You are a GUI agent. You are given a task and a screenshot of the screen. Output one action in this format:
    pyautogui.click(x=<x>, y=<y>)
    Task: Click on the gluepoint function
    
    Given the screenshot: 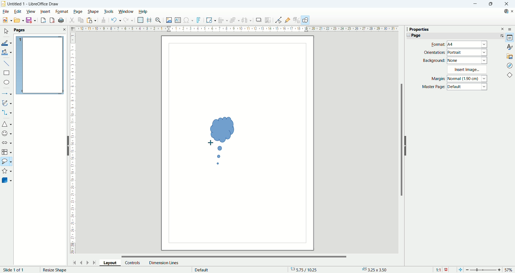 What is the action you would take?
    pyautogui.click(x=288, y=20)
    